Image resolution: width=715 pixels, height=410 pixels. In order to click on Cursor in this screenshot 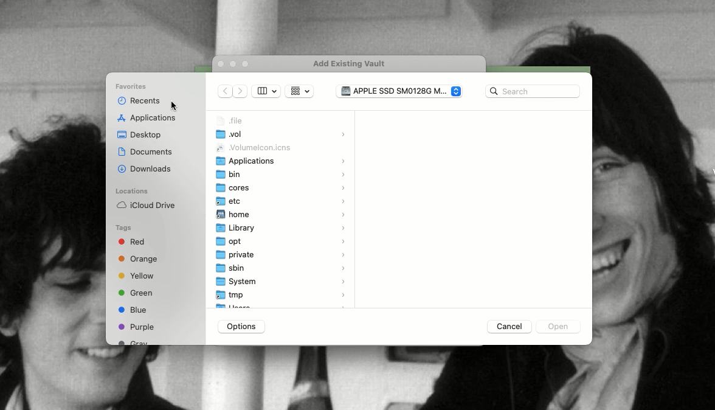, I will do `click(174, 105)`.